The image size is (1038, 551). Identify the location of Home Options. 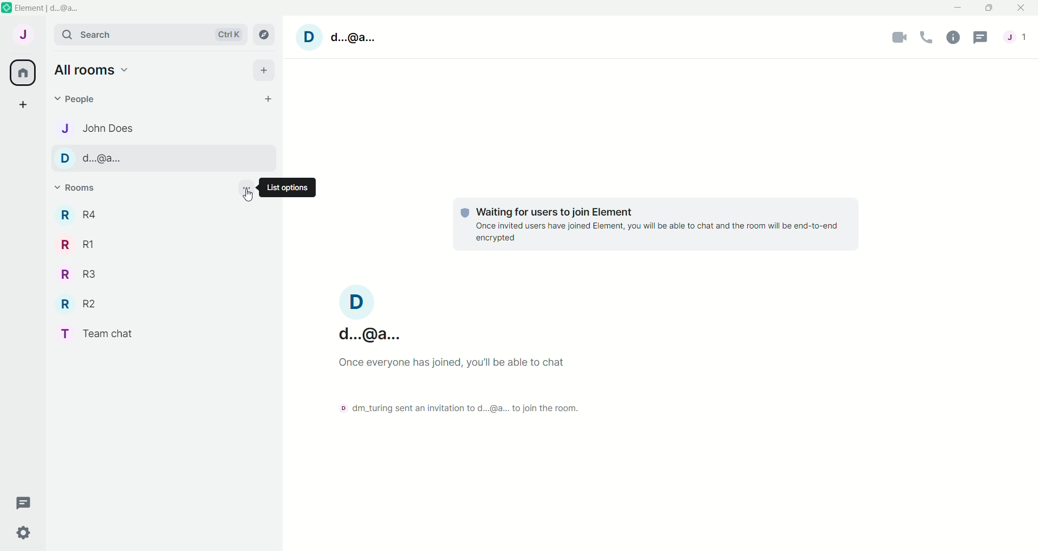
(95, 70).